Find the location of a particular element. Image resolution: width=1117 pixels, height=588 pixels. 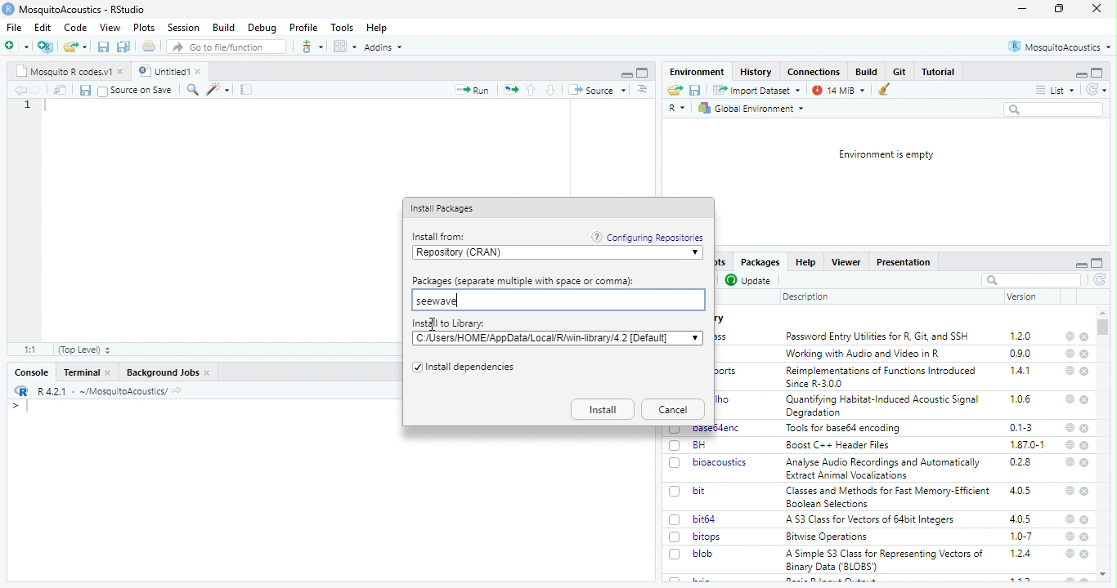

maximise is located at coordinates (1059, 8).